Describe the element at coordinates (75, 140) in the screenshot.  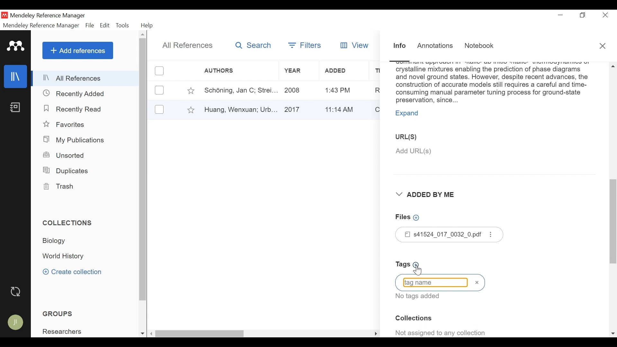
I see `My Publications` at that location.